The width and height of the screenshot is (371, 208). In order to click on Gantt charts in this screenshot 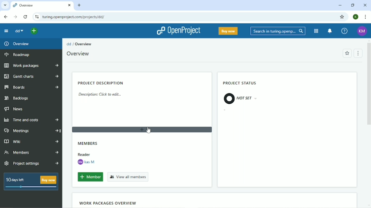, I will do `click(32, 77)`.